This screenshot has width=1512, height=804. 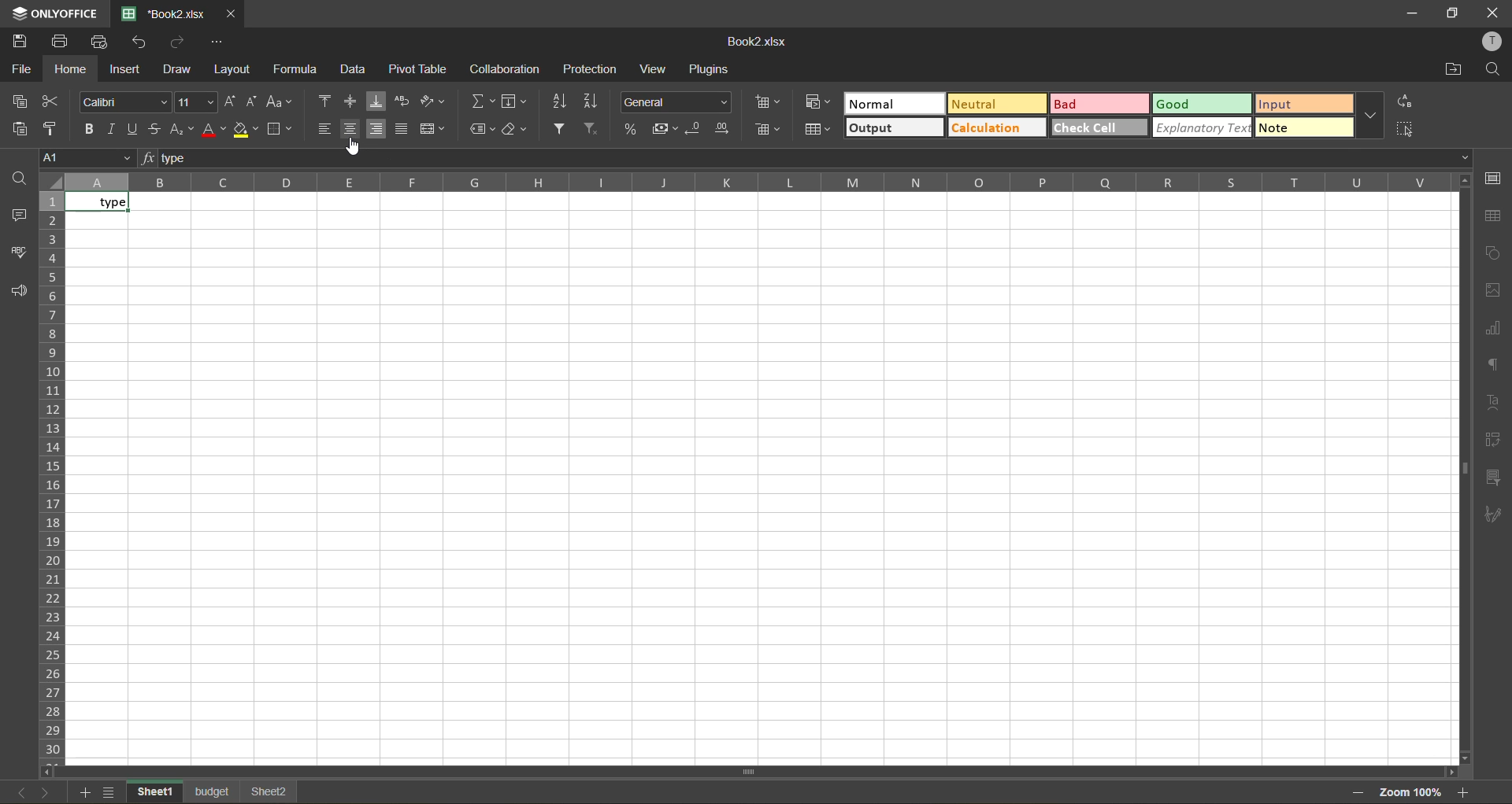 I want to click on text, so click(x=1494, y=406).